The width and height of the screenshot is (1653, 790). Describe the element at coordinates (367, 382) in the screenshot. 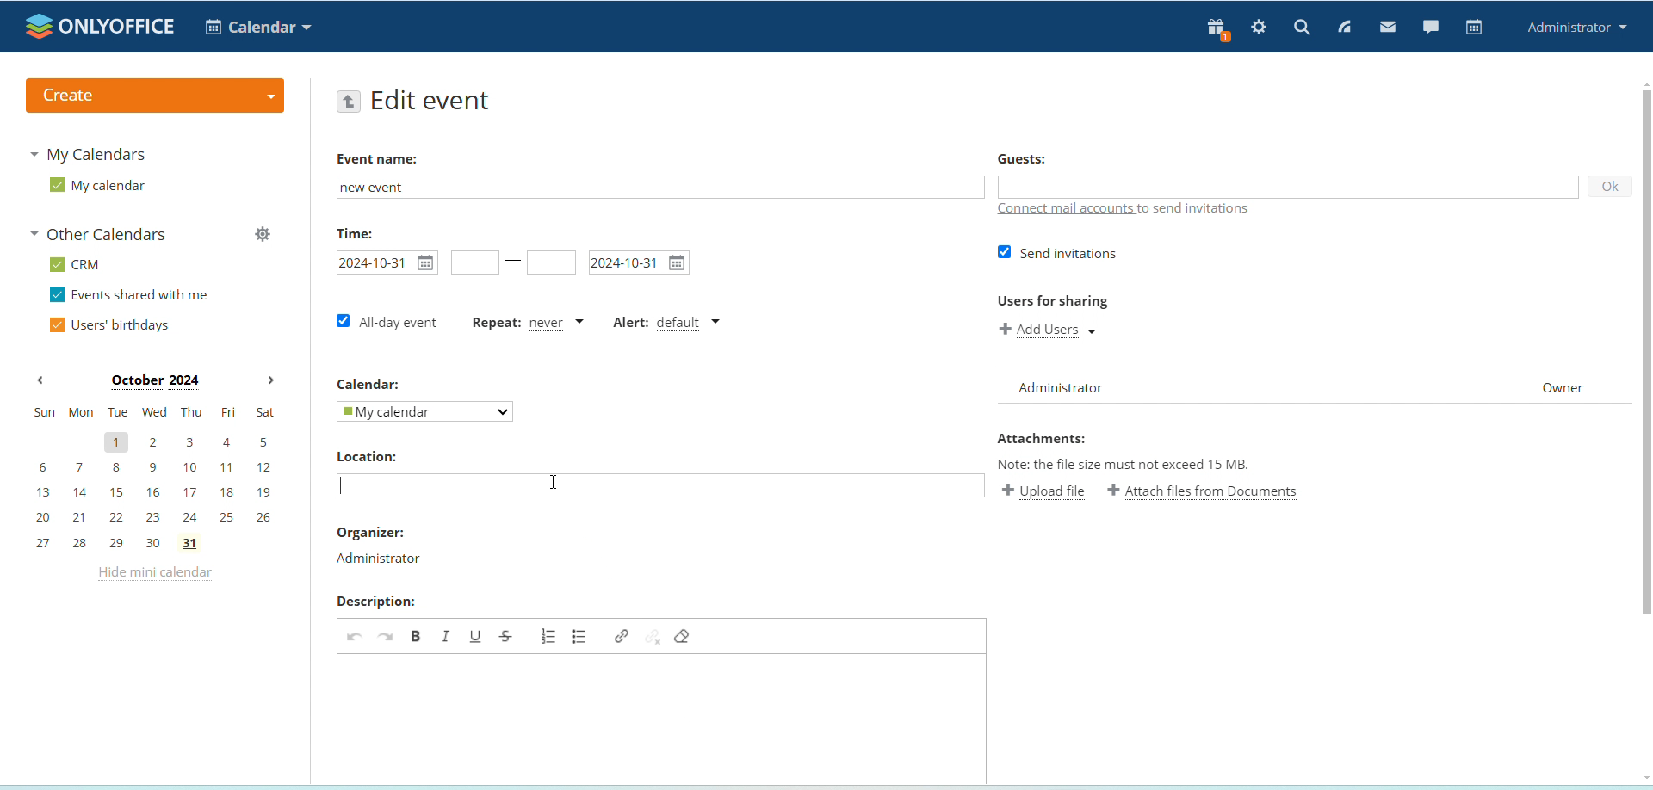

I see `Calendar` at that location.